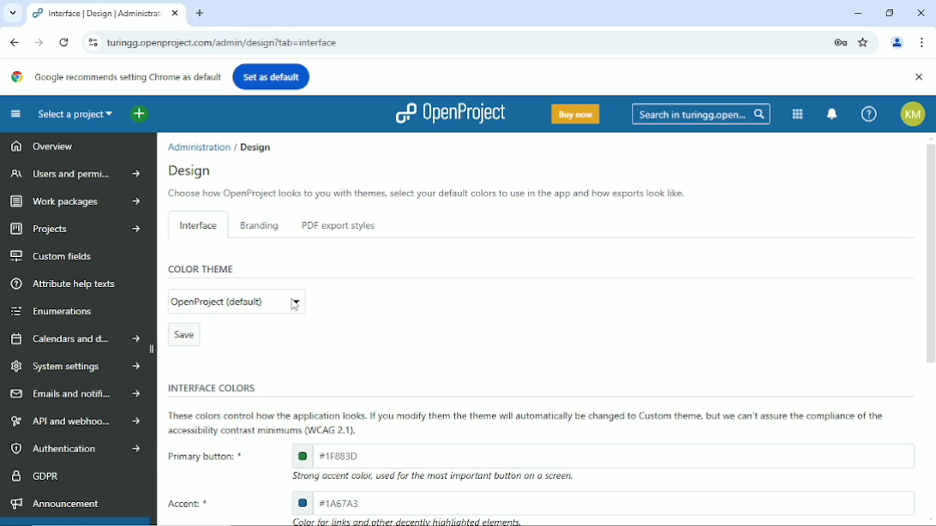 Image resolution: width=936 pixels, height=526 pixels. What do you see at coordinates (865, 42) in the screenshot?
I see `Bookmark this tab` at bounding box center [865, 42].